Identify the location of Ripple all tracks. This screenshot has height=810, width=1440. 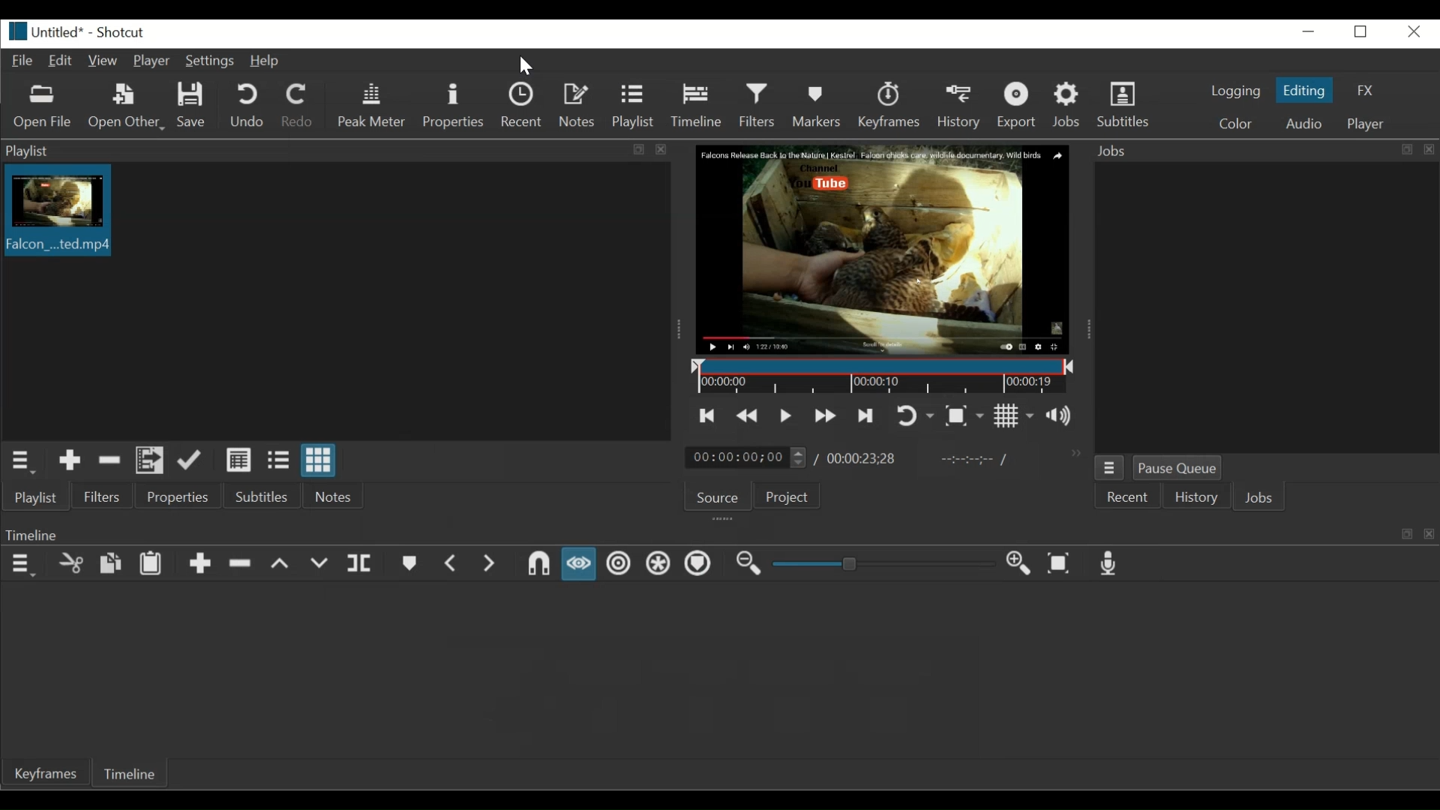
(658, 563).